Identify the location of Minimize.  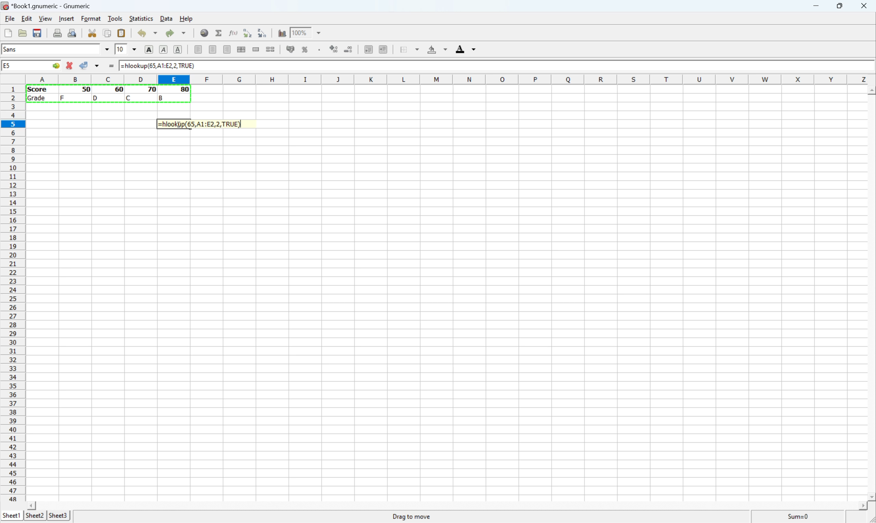
(815, 6).